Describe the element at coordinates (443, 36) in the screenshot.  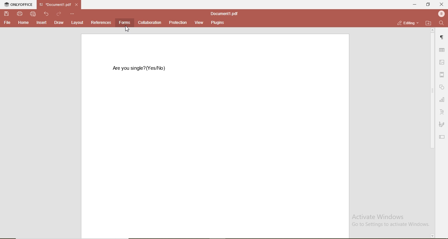
I see `paragraph` at that location.